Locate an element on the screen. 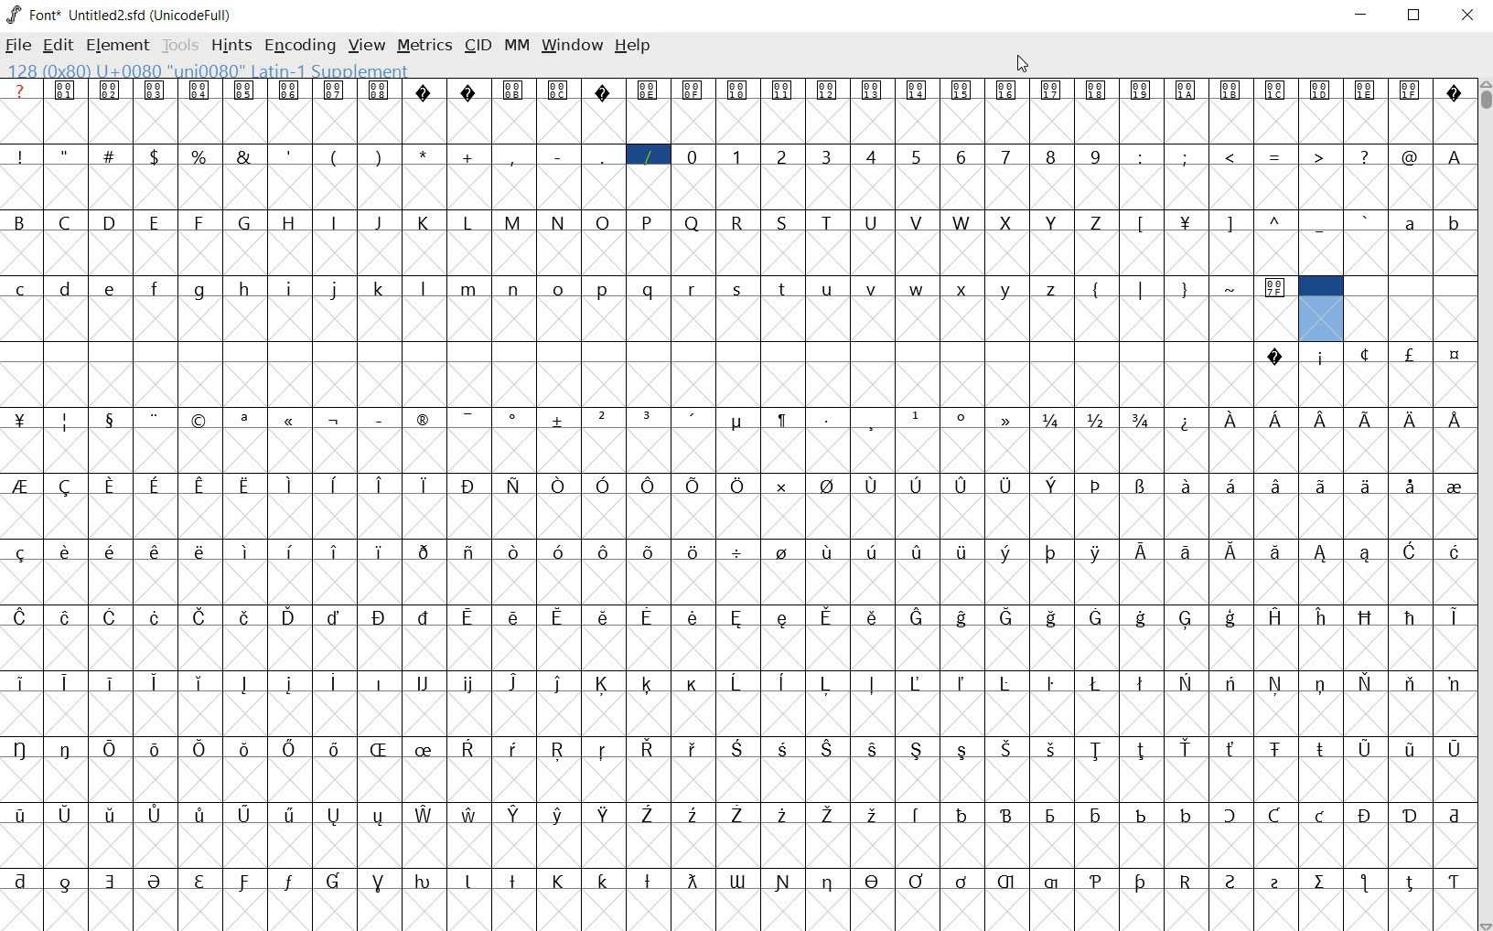  Symbol is located at coordinates (1453, 420).